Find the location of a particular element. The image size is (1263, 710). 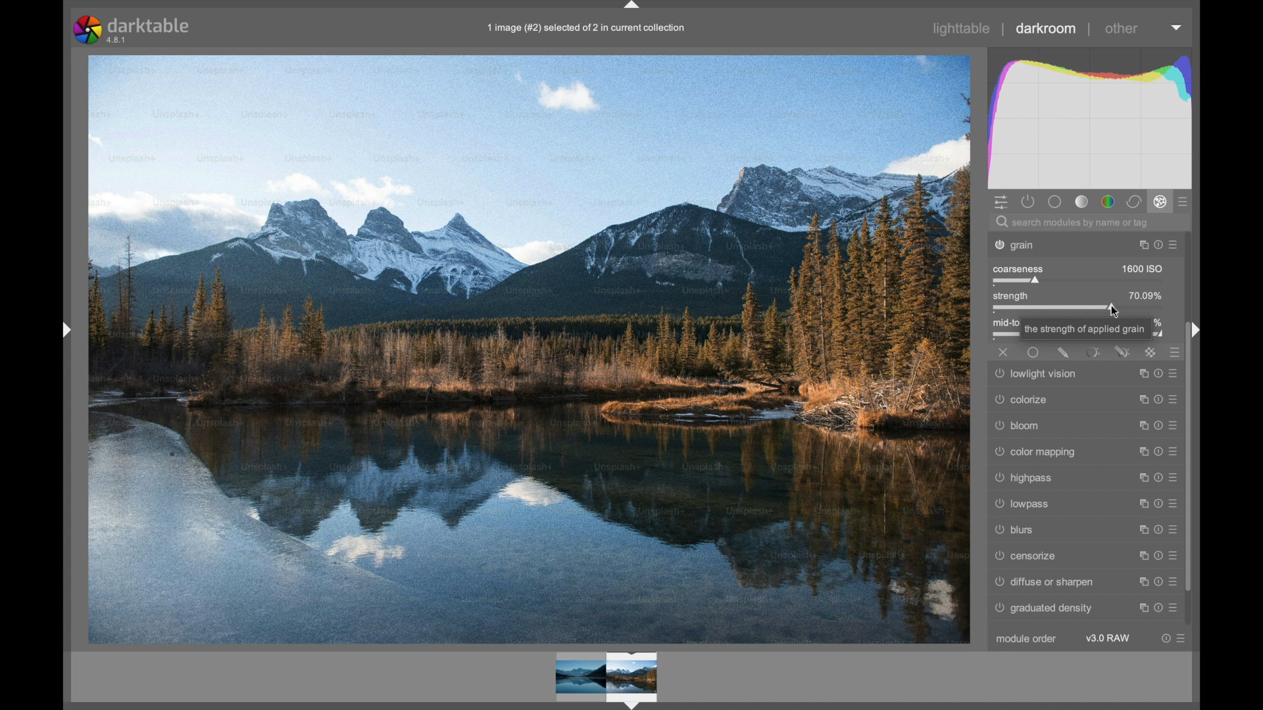

lighttable is located at coordinates (962, 29).